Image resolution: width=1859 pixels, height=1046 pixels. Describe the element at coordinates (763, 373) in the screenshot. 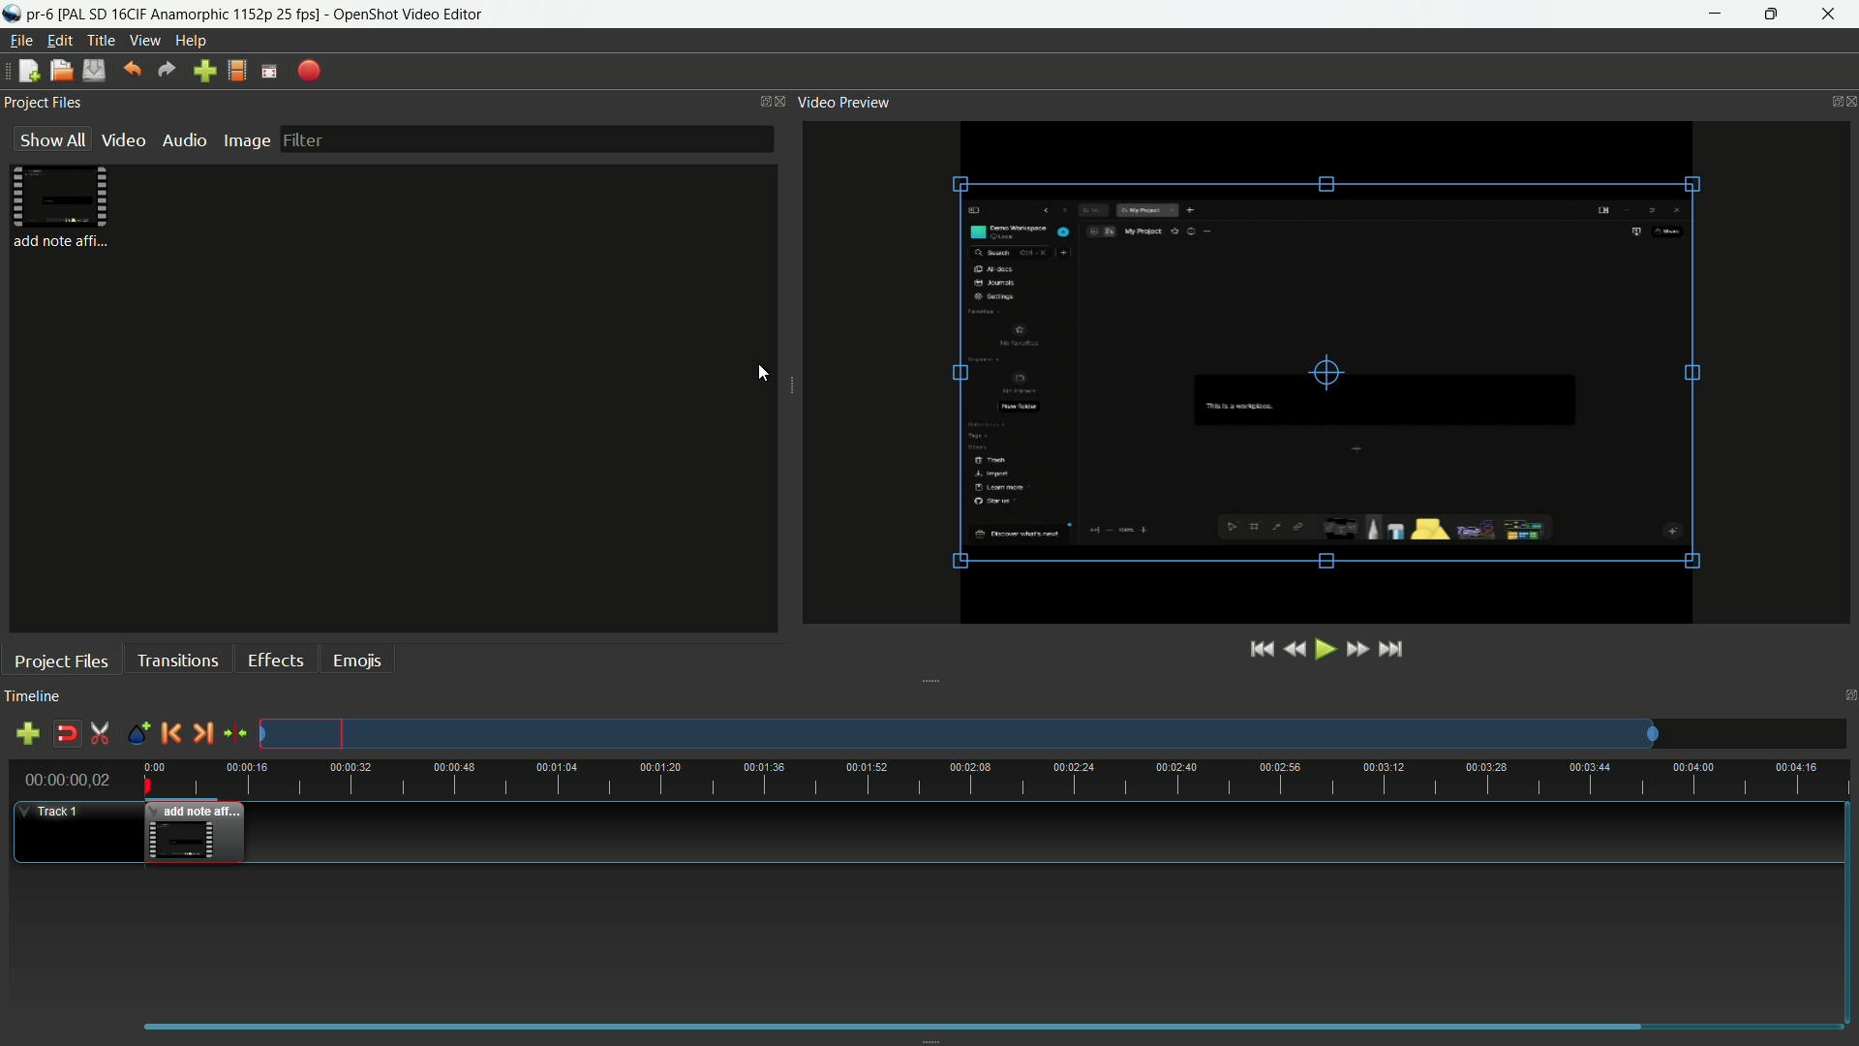

I see `cursor` at that location.